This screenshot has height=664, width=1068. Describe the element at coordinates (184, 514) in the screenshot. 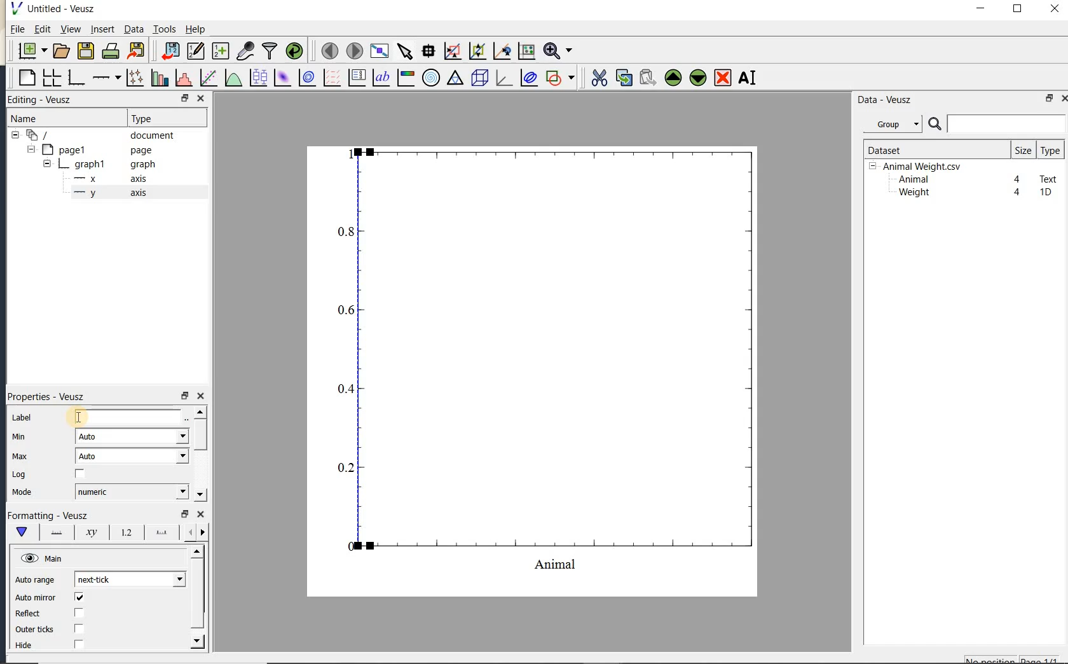

I see `restore` at that location.